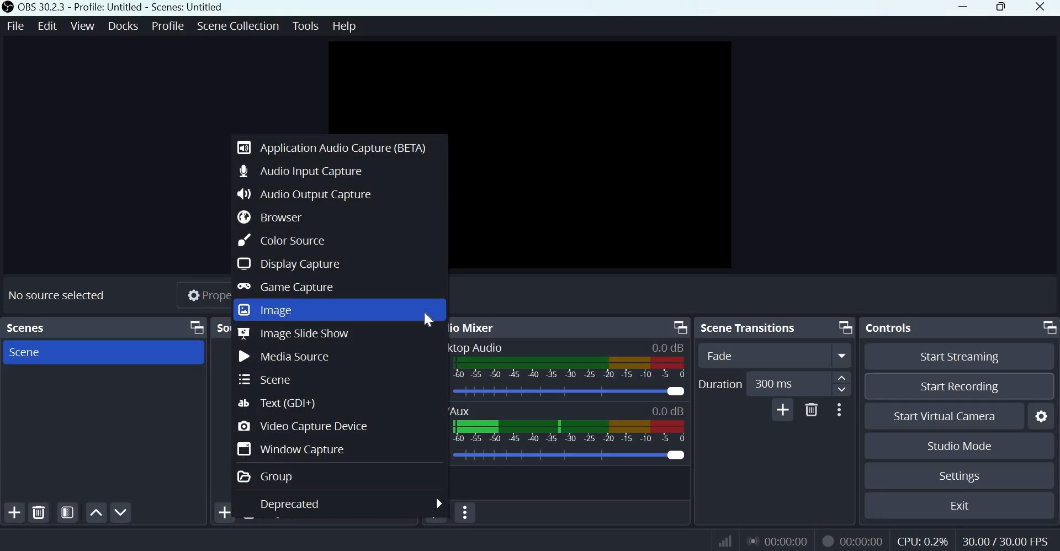 The height and width of the screenshot is (551, 1060). What do you see at coordinates (47, 25) in the screenshot?
I see `edit` at bounding box center [47, 25].